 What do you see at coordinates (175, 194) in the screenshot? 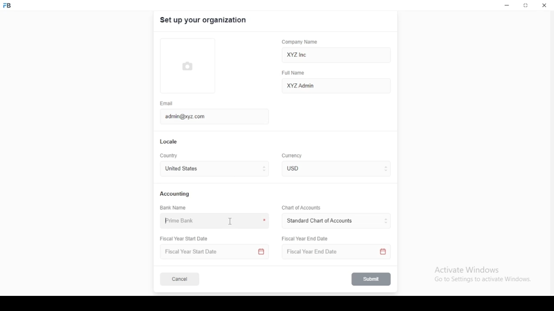
I see `accounting` at bounding box center [175, 194].